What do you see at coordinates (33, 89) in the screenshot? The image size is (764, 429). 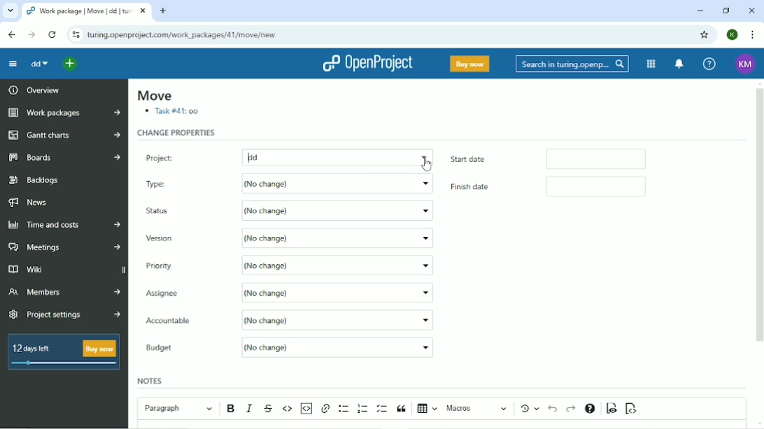 I see `Overview` at bounding box center [33, 89].